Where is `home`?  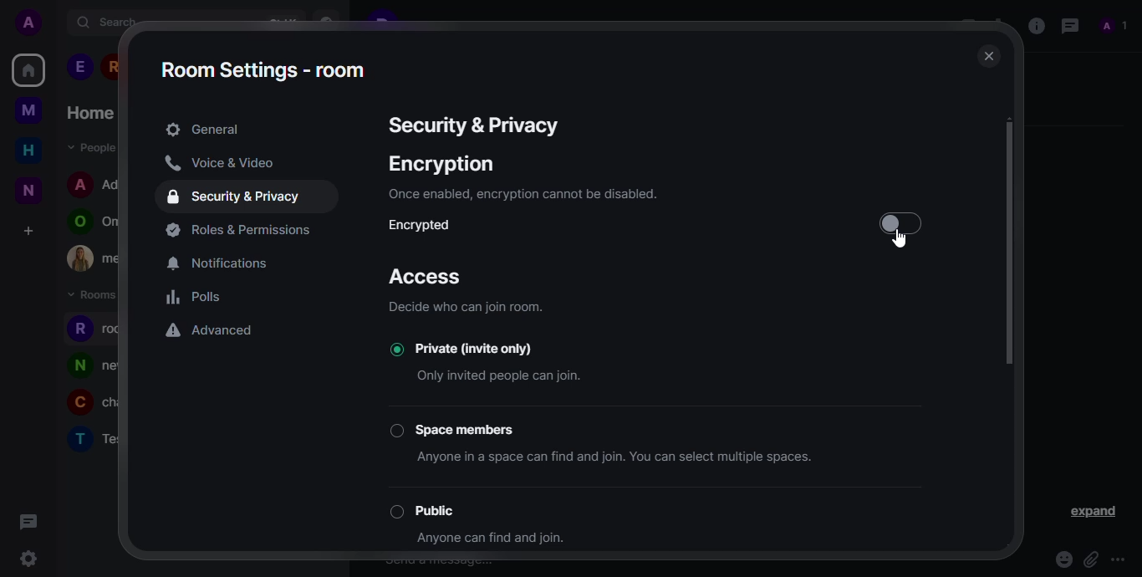
home is located at coordinates (29, 150).